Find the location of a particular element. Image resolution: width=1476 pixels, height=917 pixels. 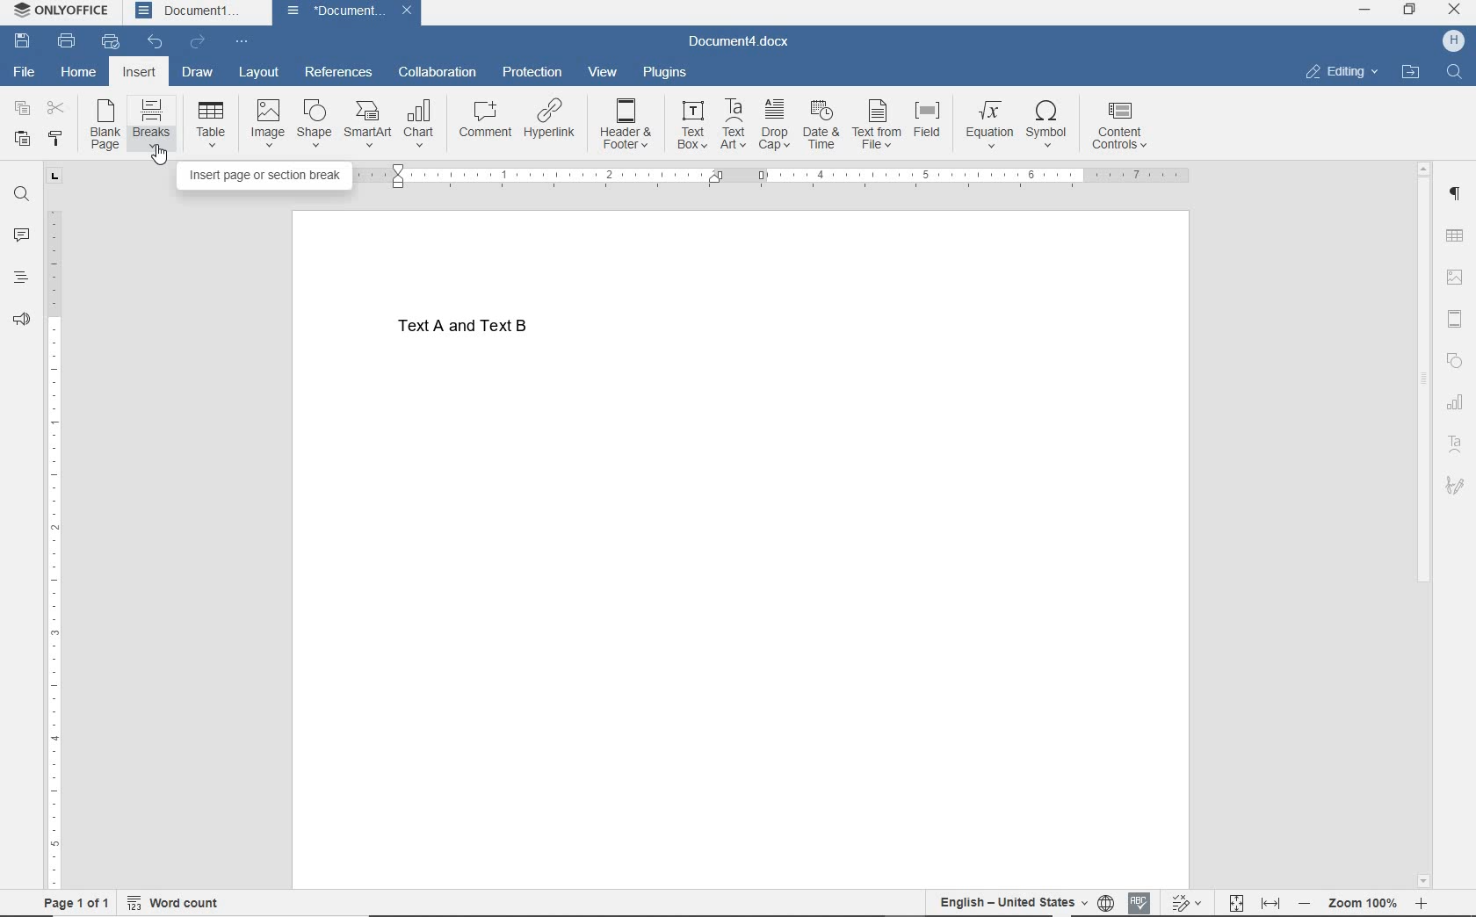

HEADINGS is located at coordinates (21, 275).